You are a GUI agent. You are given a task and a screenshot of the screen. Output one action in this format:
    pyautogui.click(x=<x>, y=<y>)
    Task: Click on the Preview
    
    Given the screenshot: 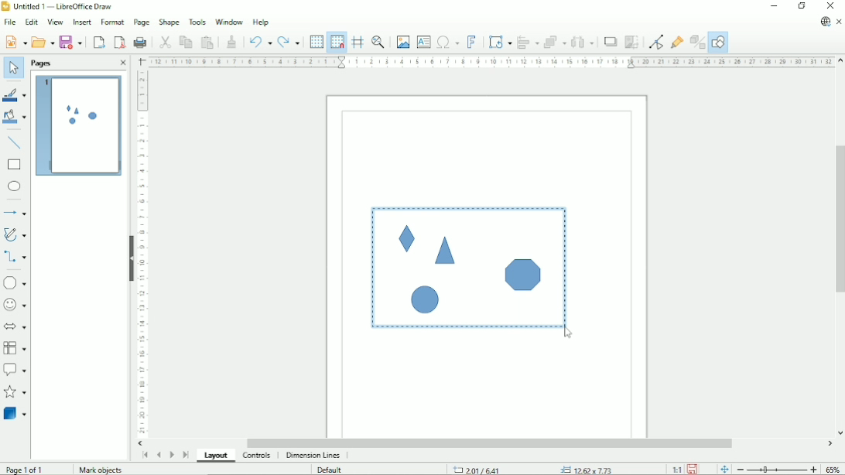 What is the action you would take?
    pyautogui.click(x=78, y=127)
    